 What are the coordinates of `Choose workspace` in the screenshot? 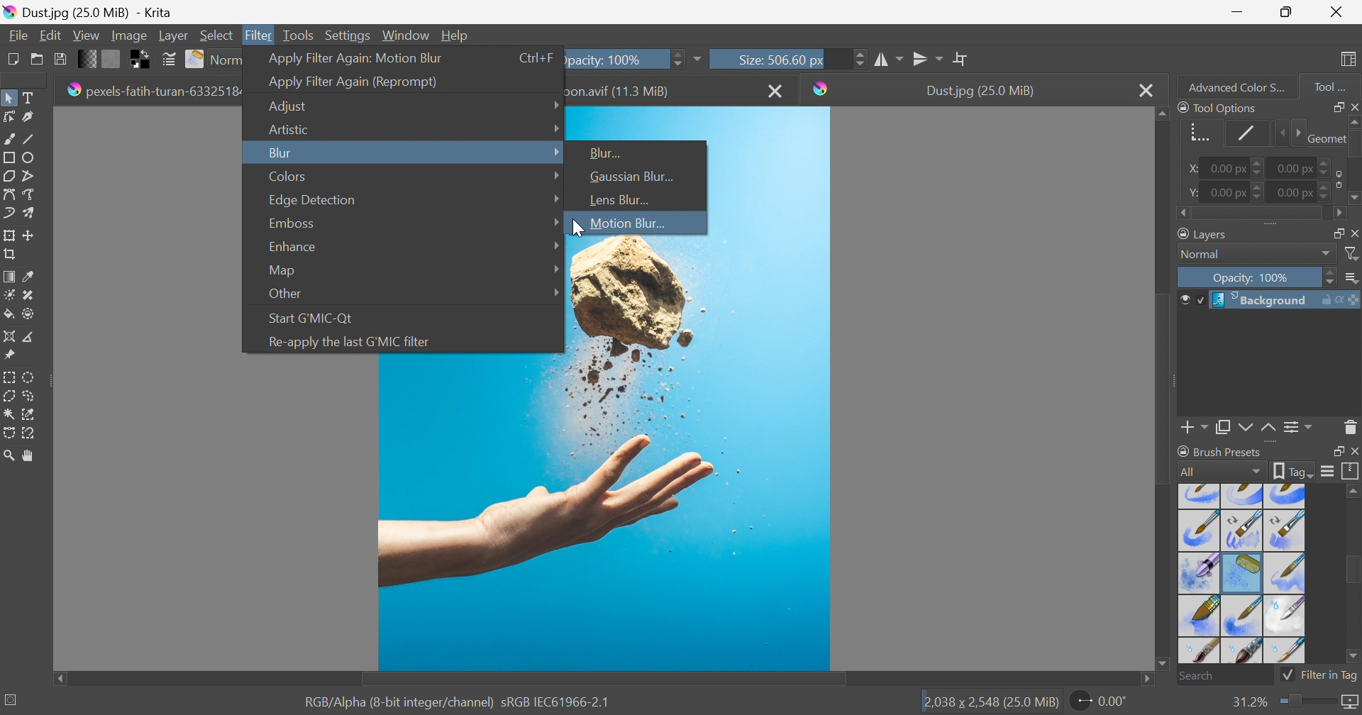 It's located at (1351, 60).